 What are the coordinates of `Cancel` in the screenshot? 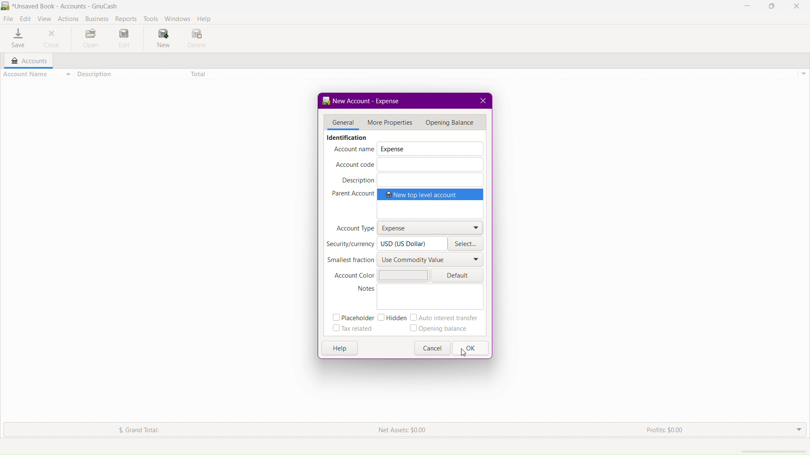 It's located at (434, 348).